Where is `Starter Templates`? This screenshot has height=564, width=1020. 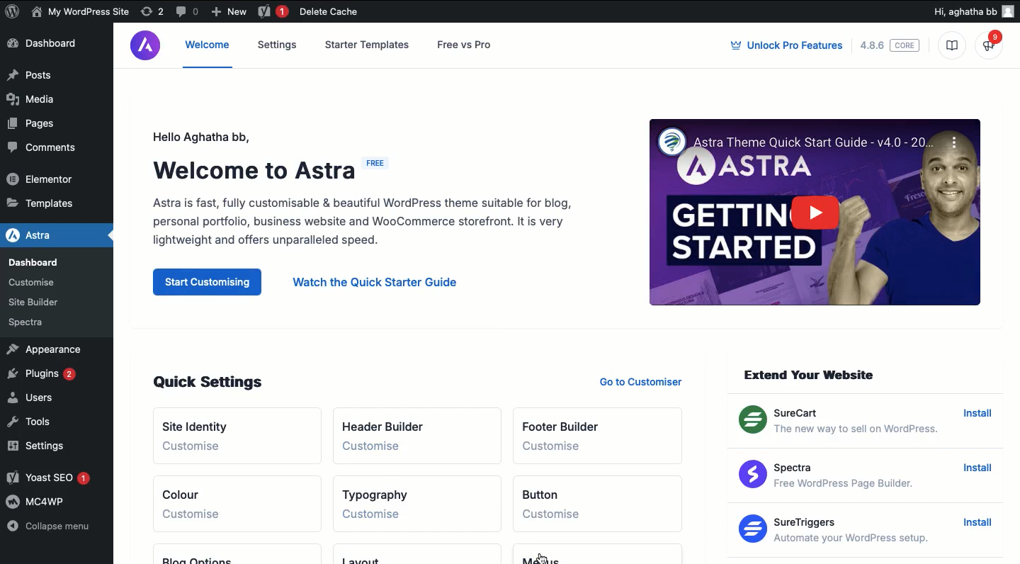
Starter Templates is located at coordinates (368, 44).